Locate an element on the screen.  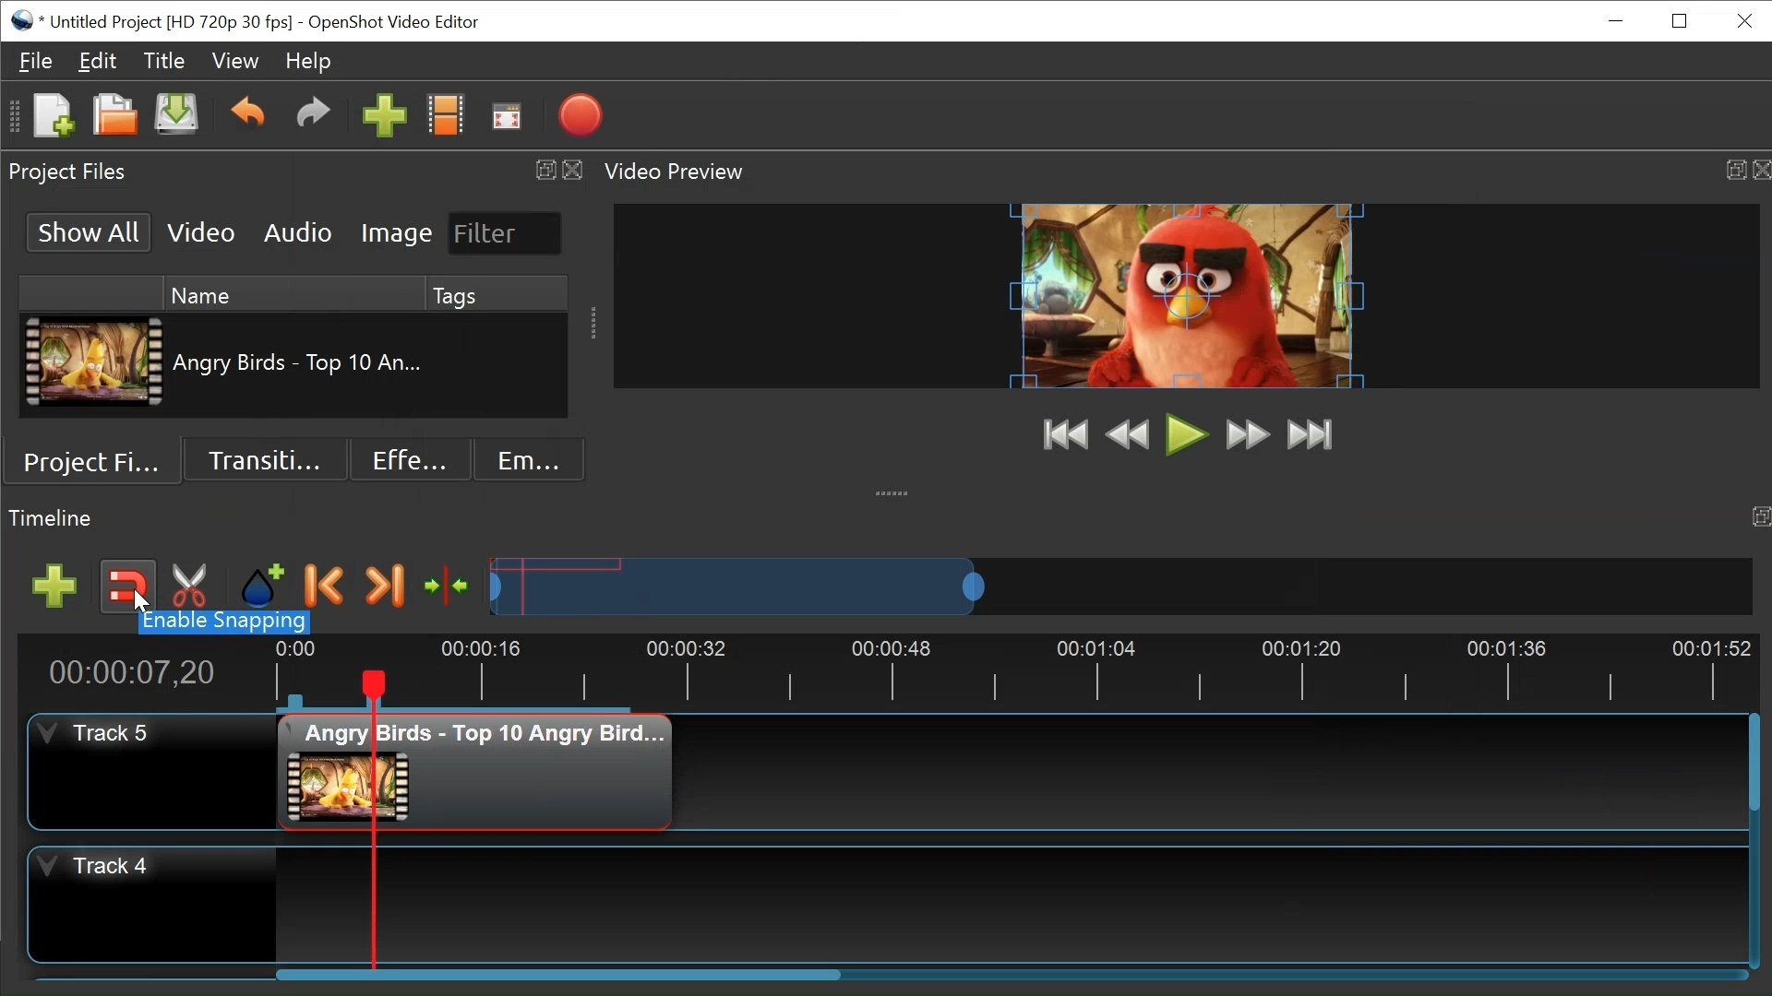
Timeline Panel is located at coordinates (886, 520).